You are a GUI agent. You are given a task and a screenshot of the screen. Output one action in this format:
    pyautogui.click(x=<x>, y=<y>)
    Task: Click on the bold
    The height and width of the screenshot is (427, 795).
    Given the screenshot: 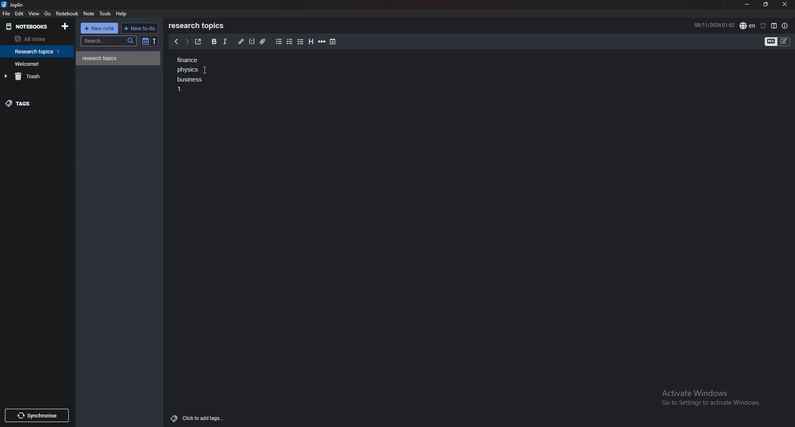 What is the action you would take?
    pyautogui.click(x=213, y=41)
    